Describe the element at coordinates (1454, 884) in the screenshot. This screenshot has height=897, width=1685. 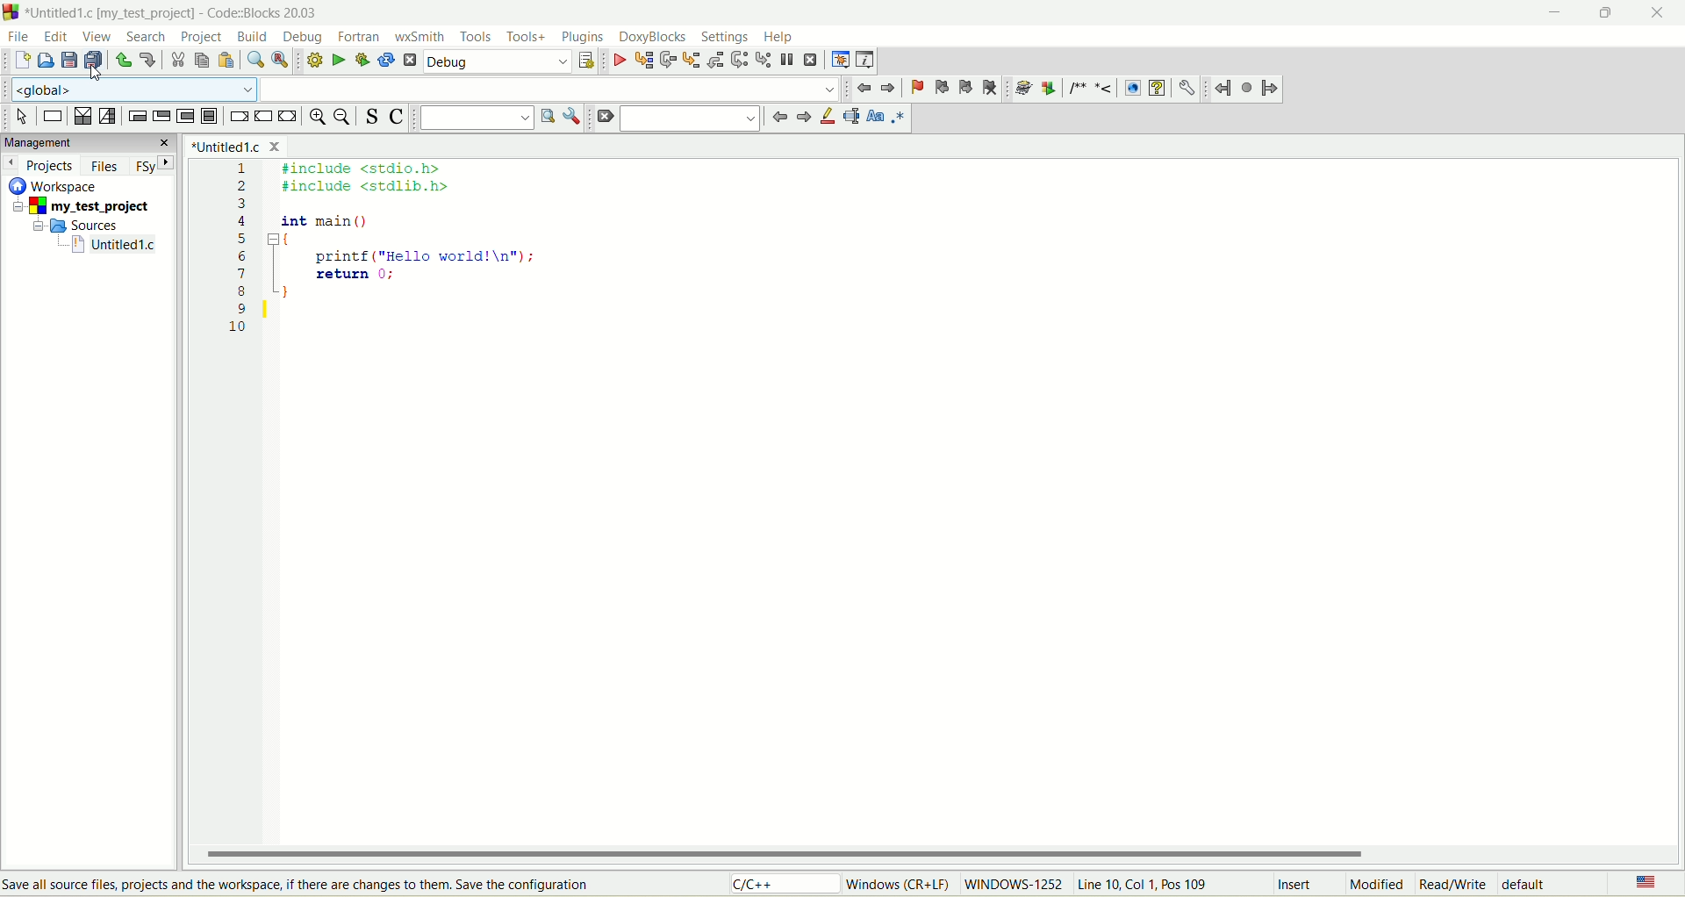
I see `read/write` at that location.